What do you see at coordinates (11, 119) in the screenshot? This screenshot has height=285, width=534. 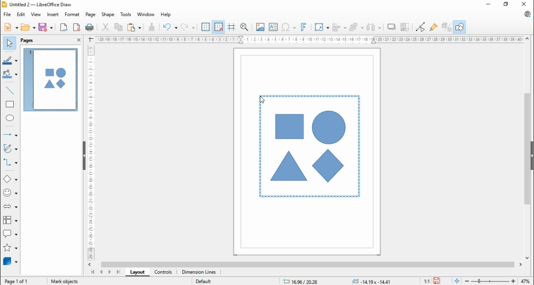 I see `ellipse` at bounding box center [11, 119].